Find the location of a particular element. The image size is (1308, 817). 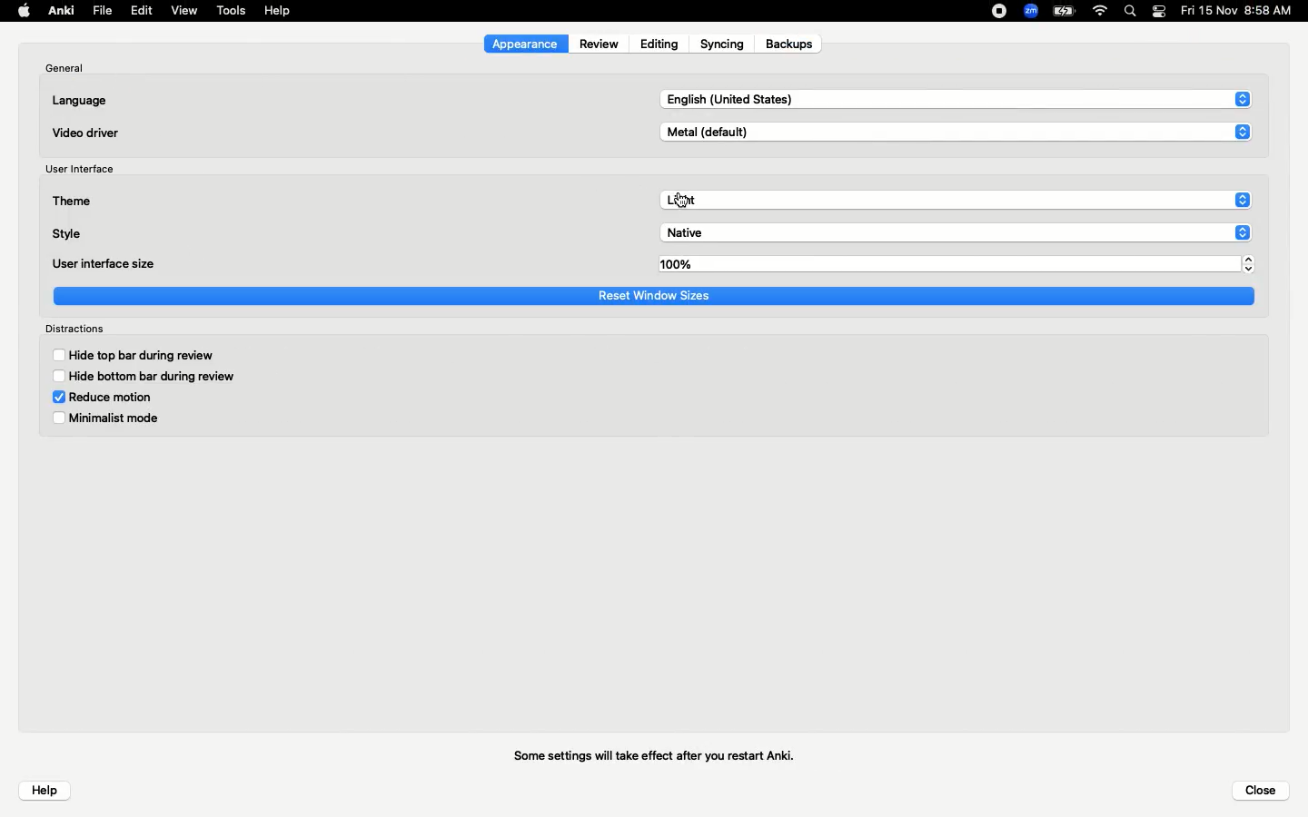

Video driver is located at coordinates (92, 132).